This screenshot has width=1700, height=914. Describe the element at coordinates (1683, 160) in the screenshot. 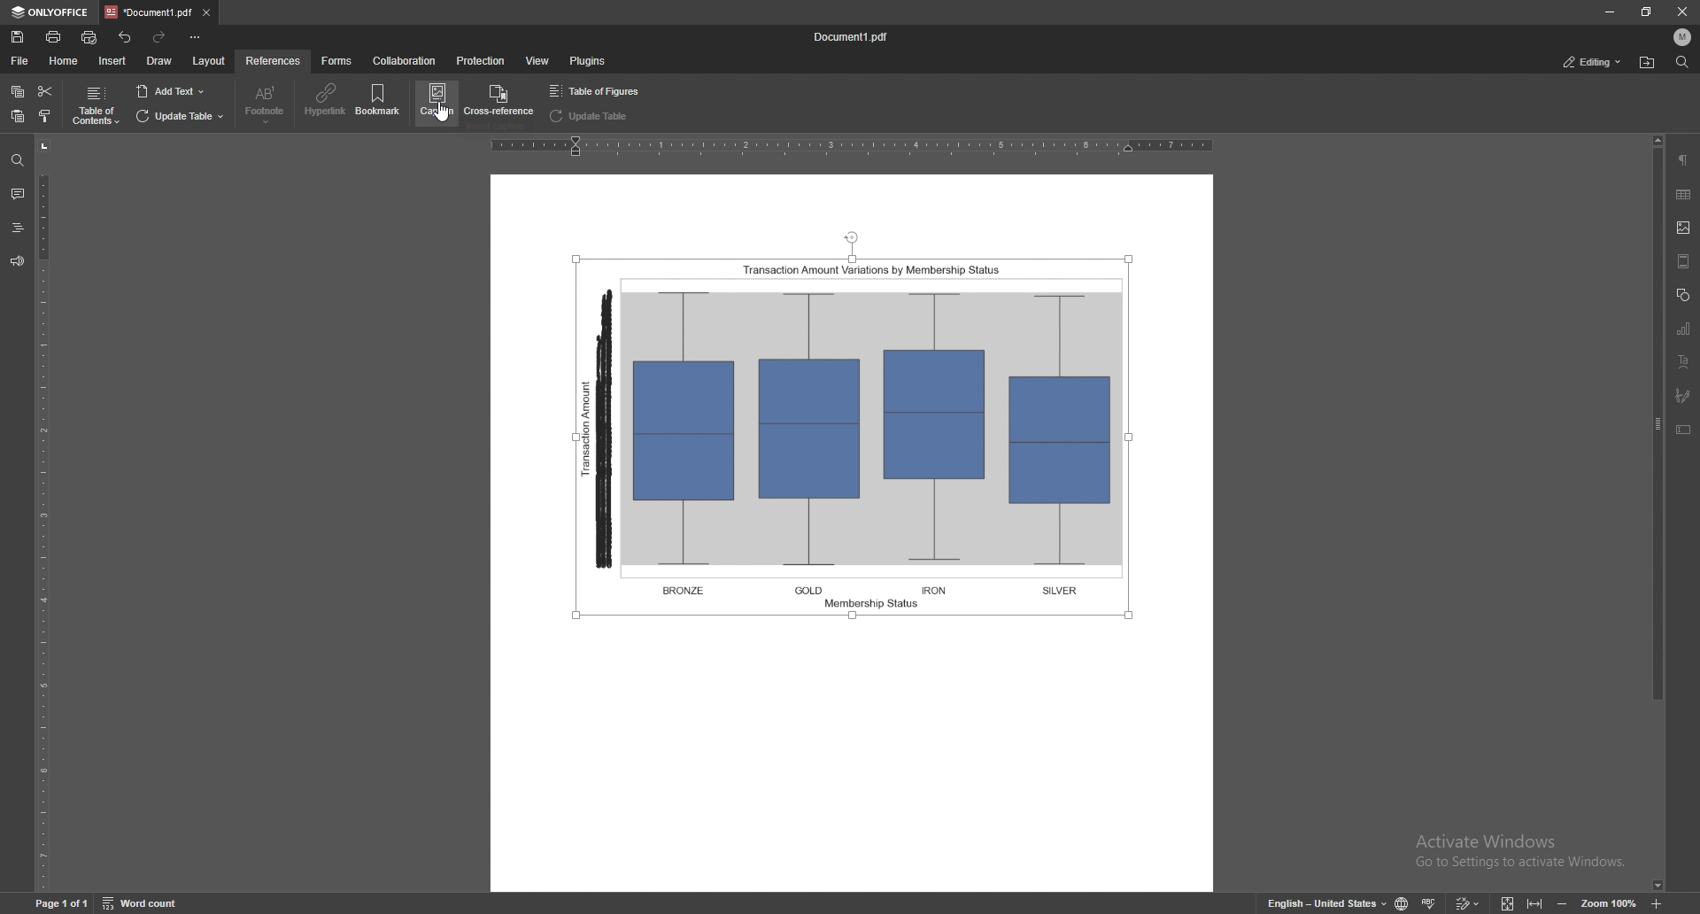

I see `paragraph` at that location.